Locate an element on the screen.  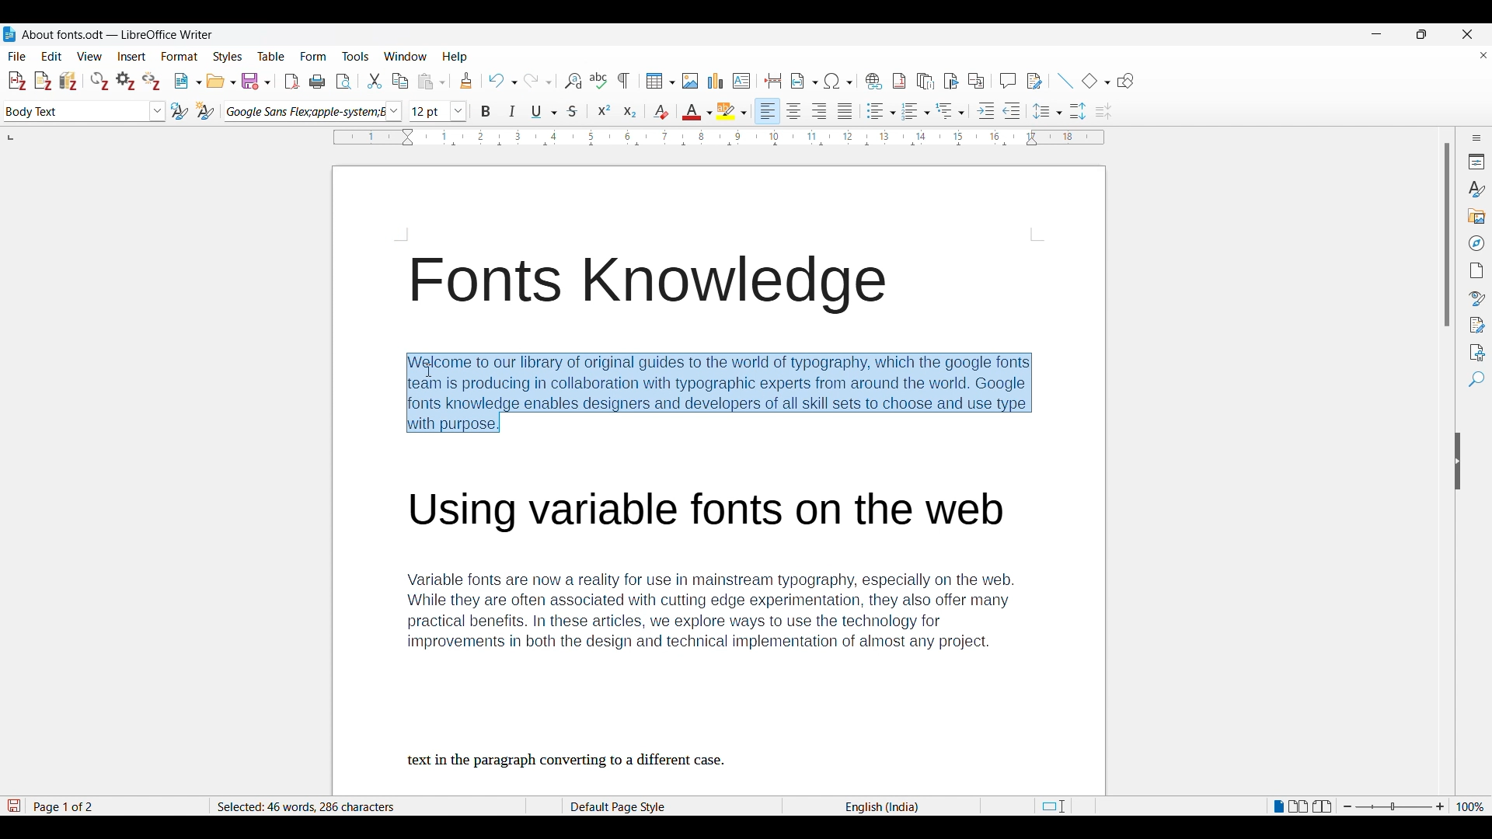
Superscript is located at coordinates (604, 110).